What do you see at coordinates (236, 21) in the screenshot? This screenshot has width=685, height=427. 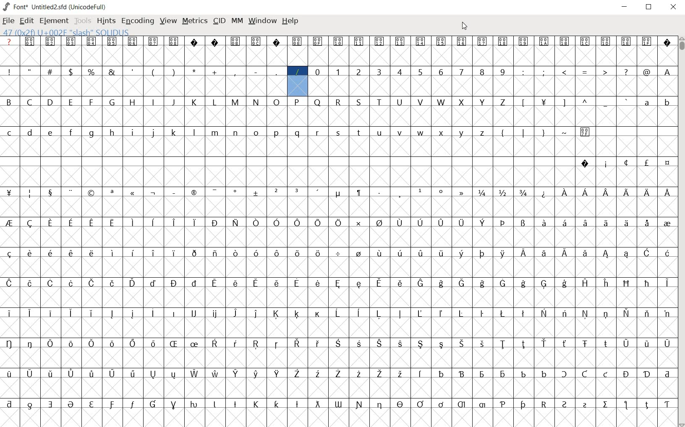 I see `MM` at bounding box center [236, 21].